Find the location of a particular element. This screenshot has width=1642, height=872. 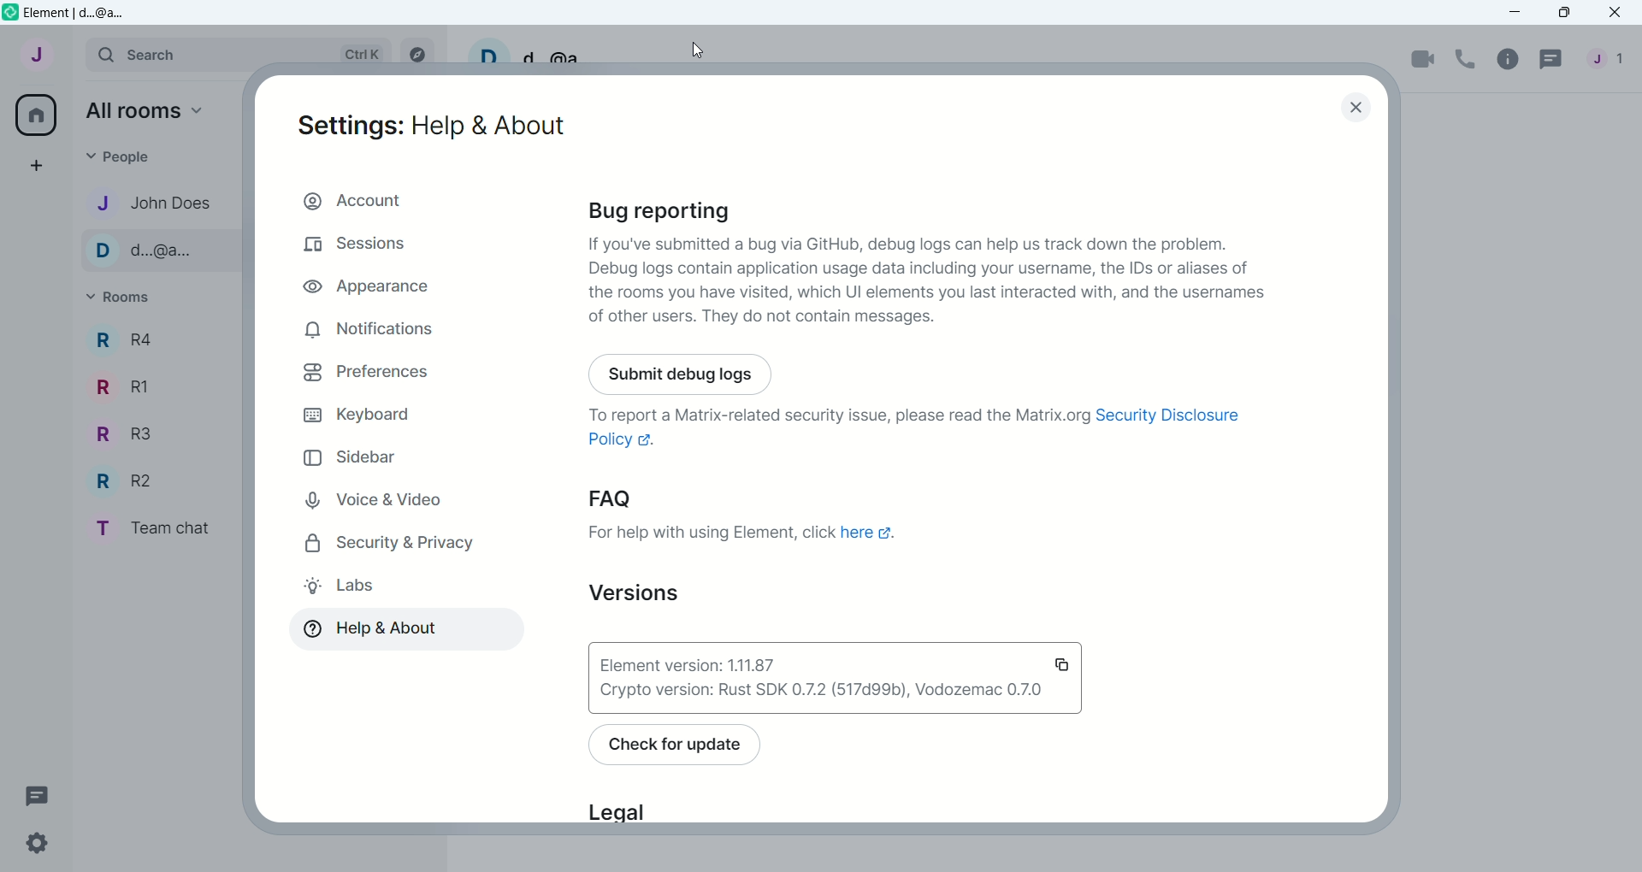

cursor is located at coordinates (698, 50).